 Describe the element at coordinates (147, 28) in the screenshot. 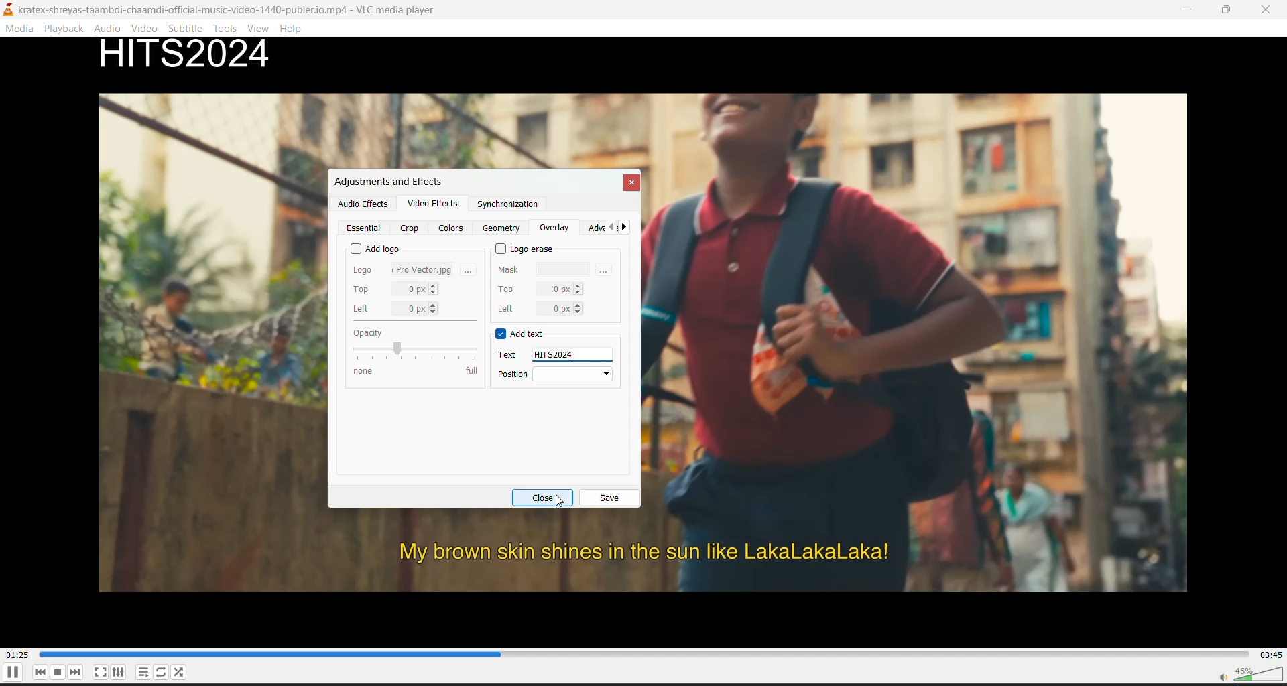

I see `video` at that location.